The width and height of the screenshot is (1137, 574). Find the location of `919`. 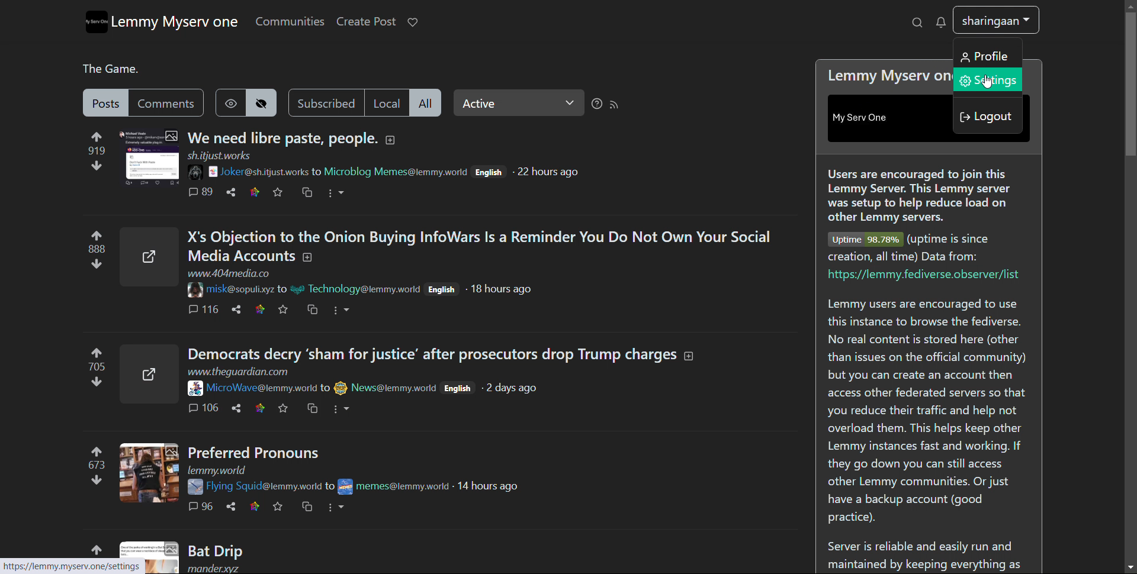

919 is located at coordinates (100, 149).